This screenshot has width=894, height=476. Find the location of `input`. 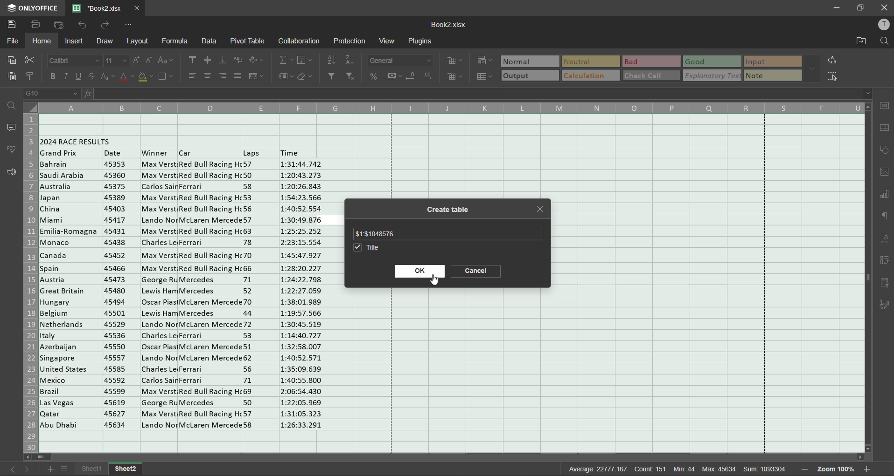

input is located at coordinates (771, 62).